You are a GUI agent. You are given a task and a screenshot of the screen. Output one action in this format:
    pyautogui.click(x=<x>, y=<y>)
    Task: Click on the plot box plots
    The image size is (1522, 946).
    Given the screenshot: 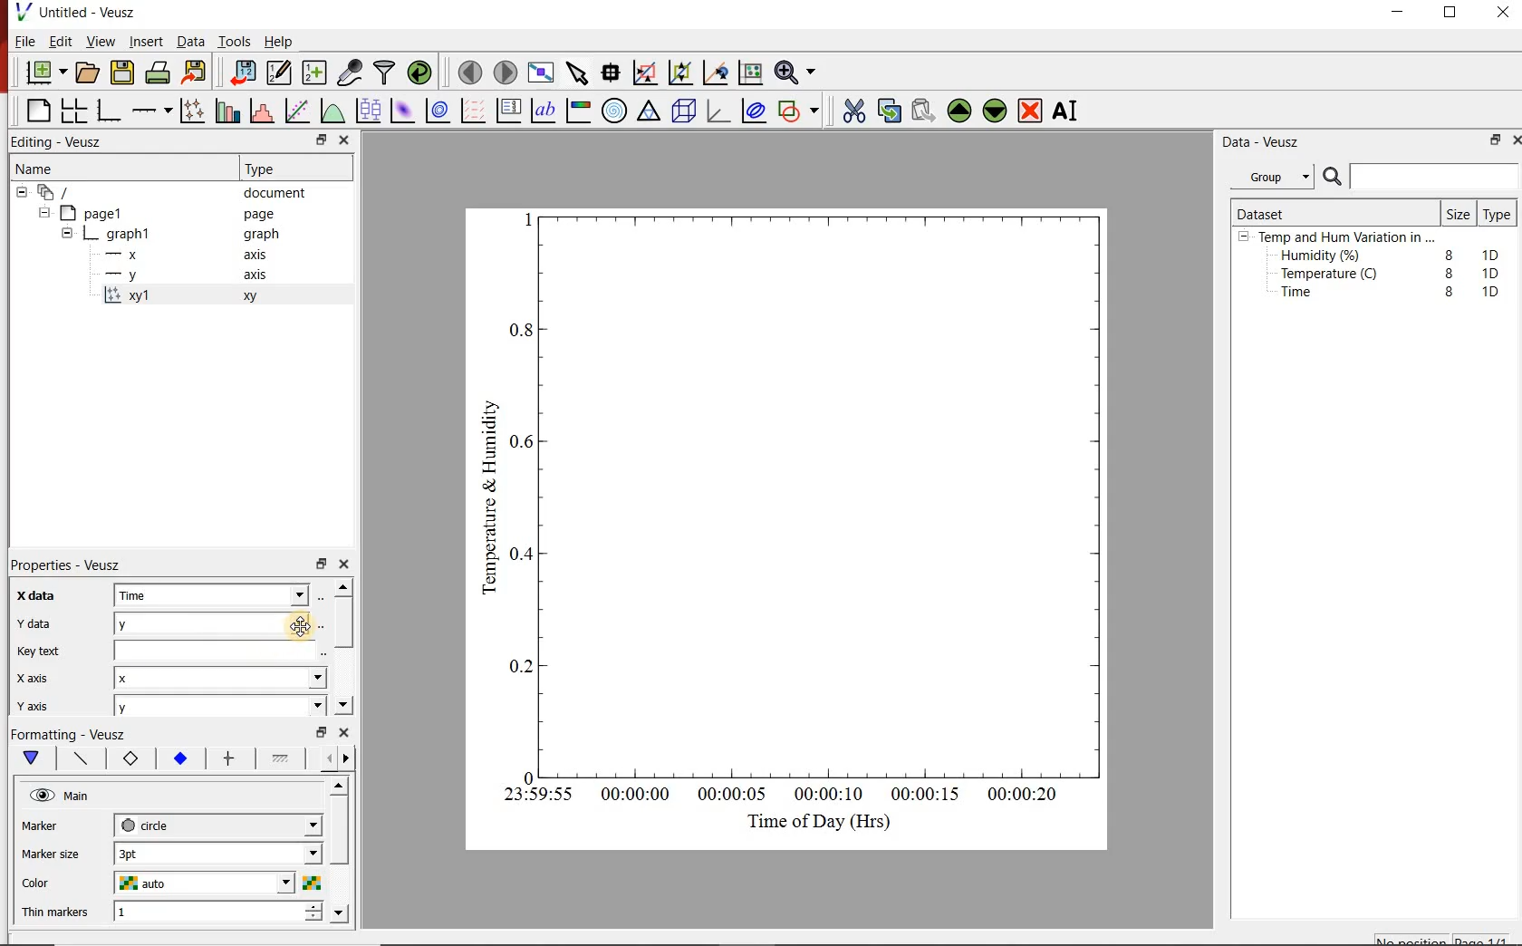 What is the action you would take?
    pyautogui.click(x=369, y=111)
    